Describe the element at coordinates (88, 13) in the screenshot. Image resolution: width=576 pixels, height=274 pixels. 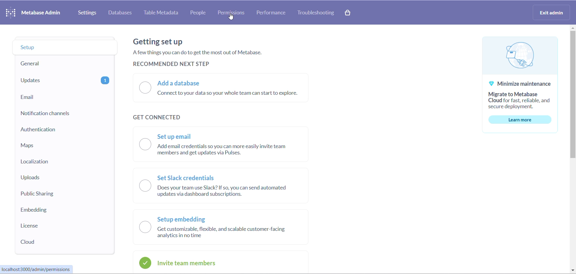
I see `settings` at that location.